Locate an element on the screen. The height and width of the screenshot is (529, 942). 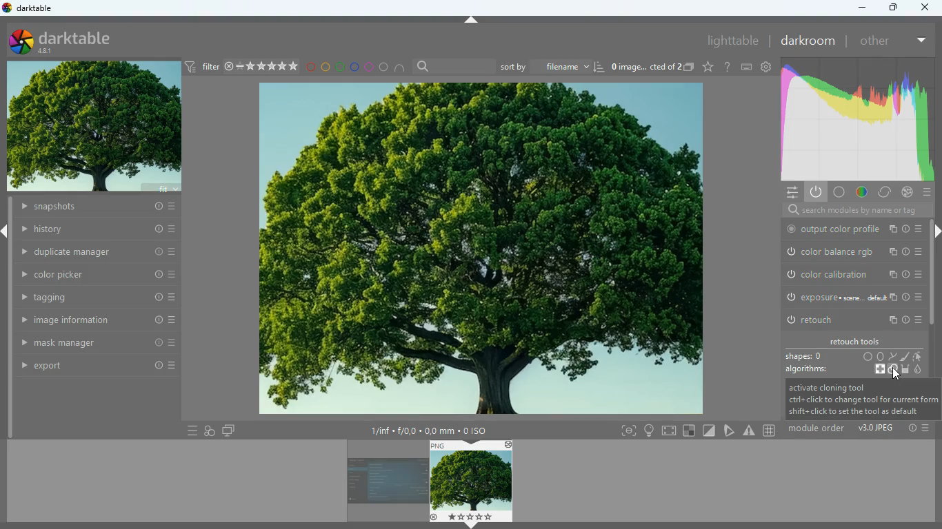
effect is located at coordinates (905, 191).